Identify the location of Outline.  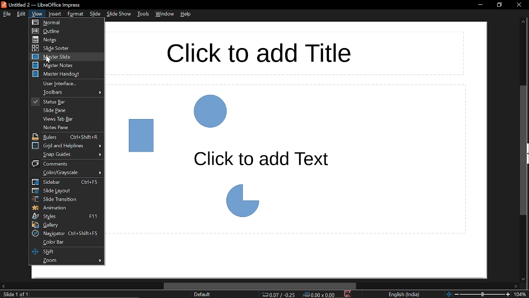
(63, 31).